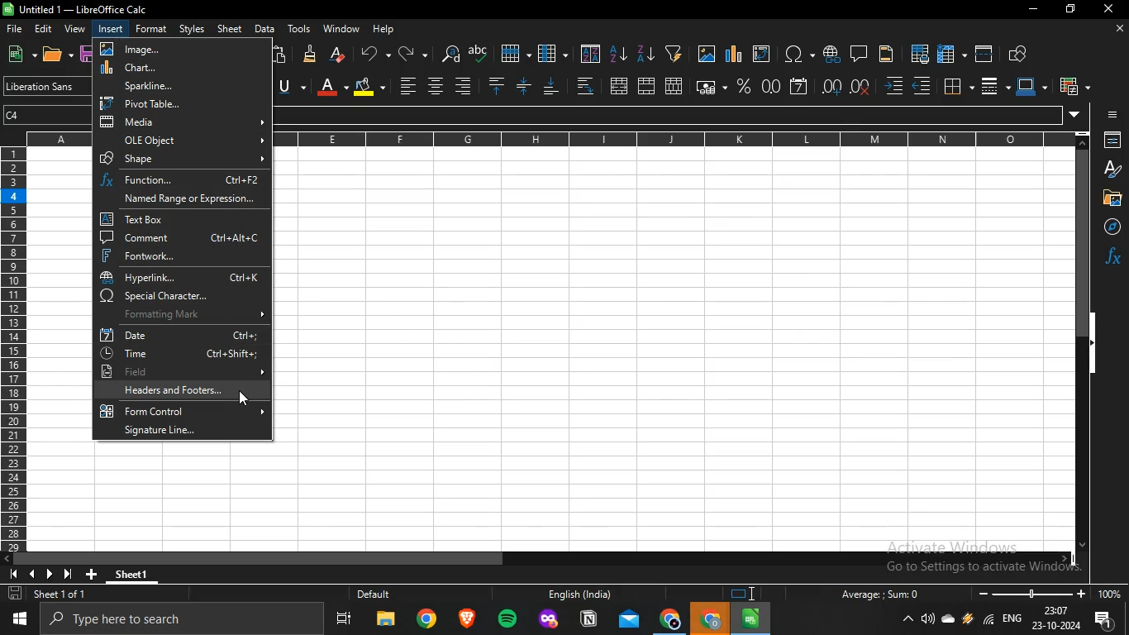 The width and height of the screenshot is (1129, 635). I want to click on new sheet, so click(95, 572).